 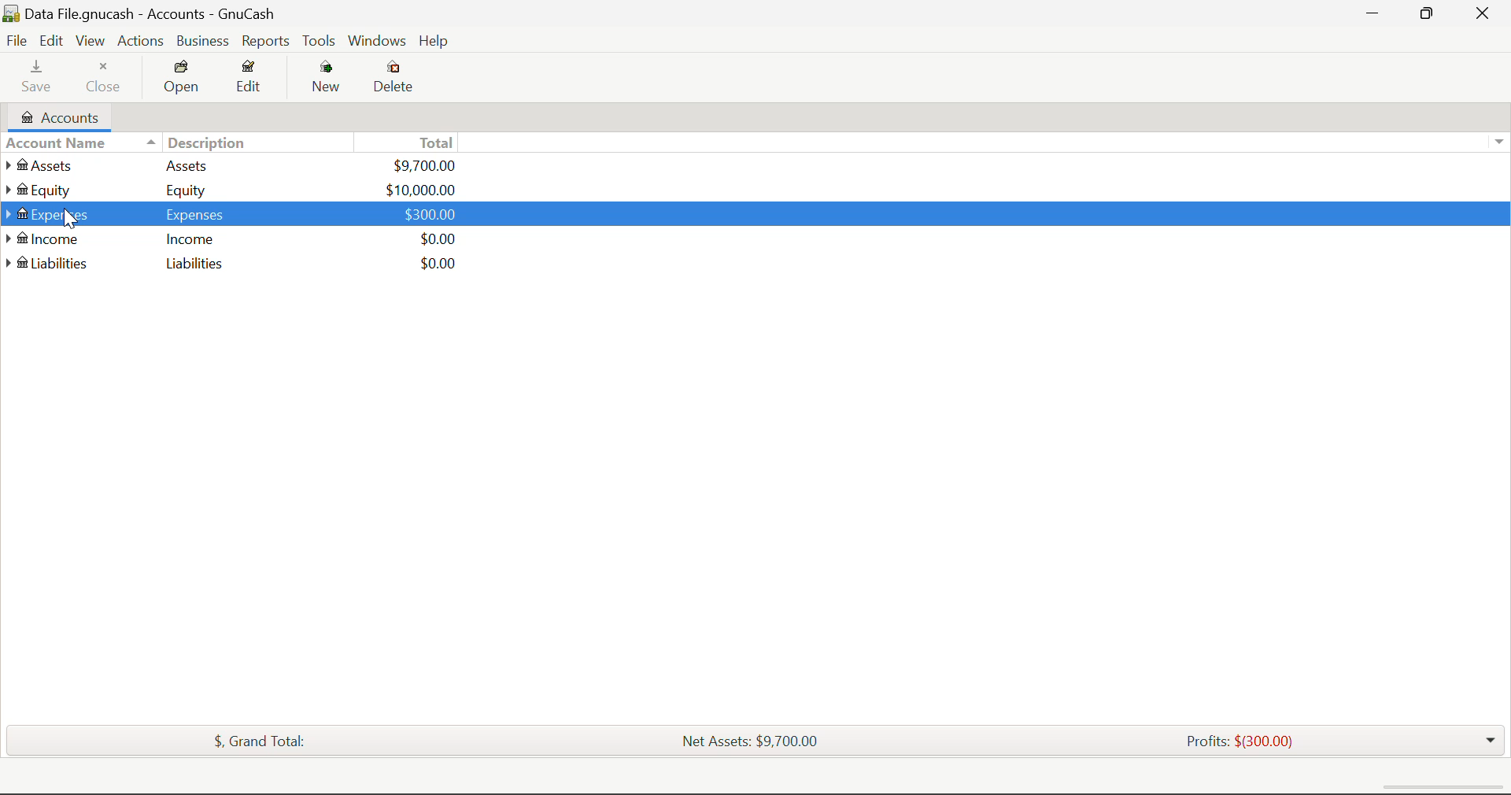 I want to click on Assets Assets $9,700.00, so click(x=232, y=165).